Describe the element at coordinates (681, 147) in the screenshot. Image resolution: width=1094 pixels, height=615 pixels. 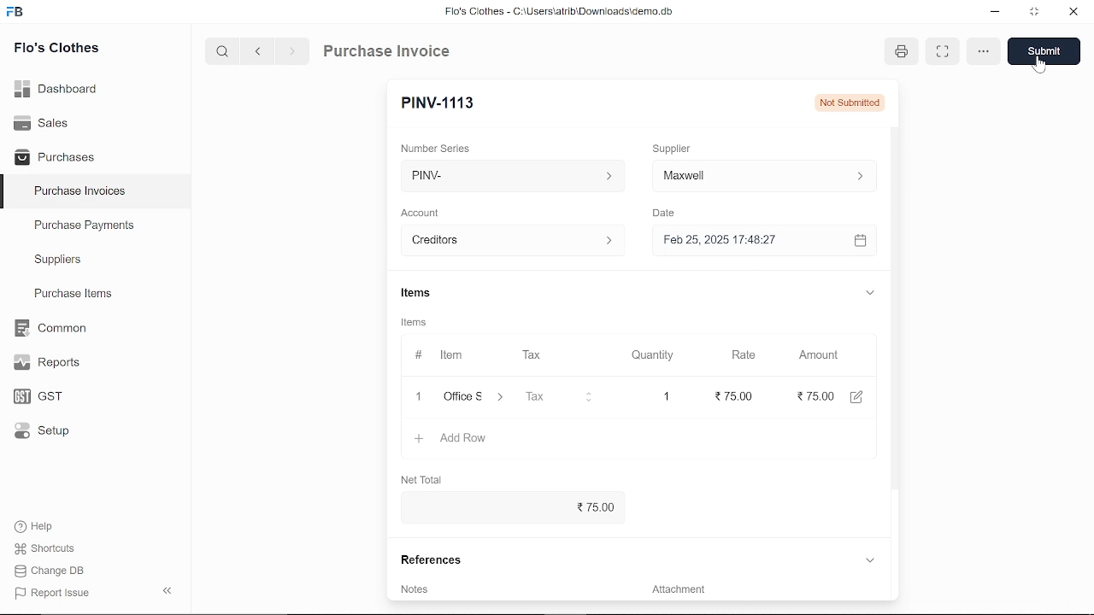
I see `Supplier` at that location.